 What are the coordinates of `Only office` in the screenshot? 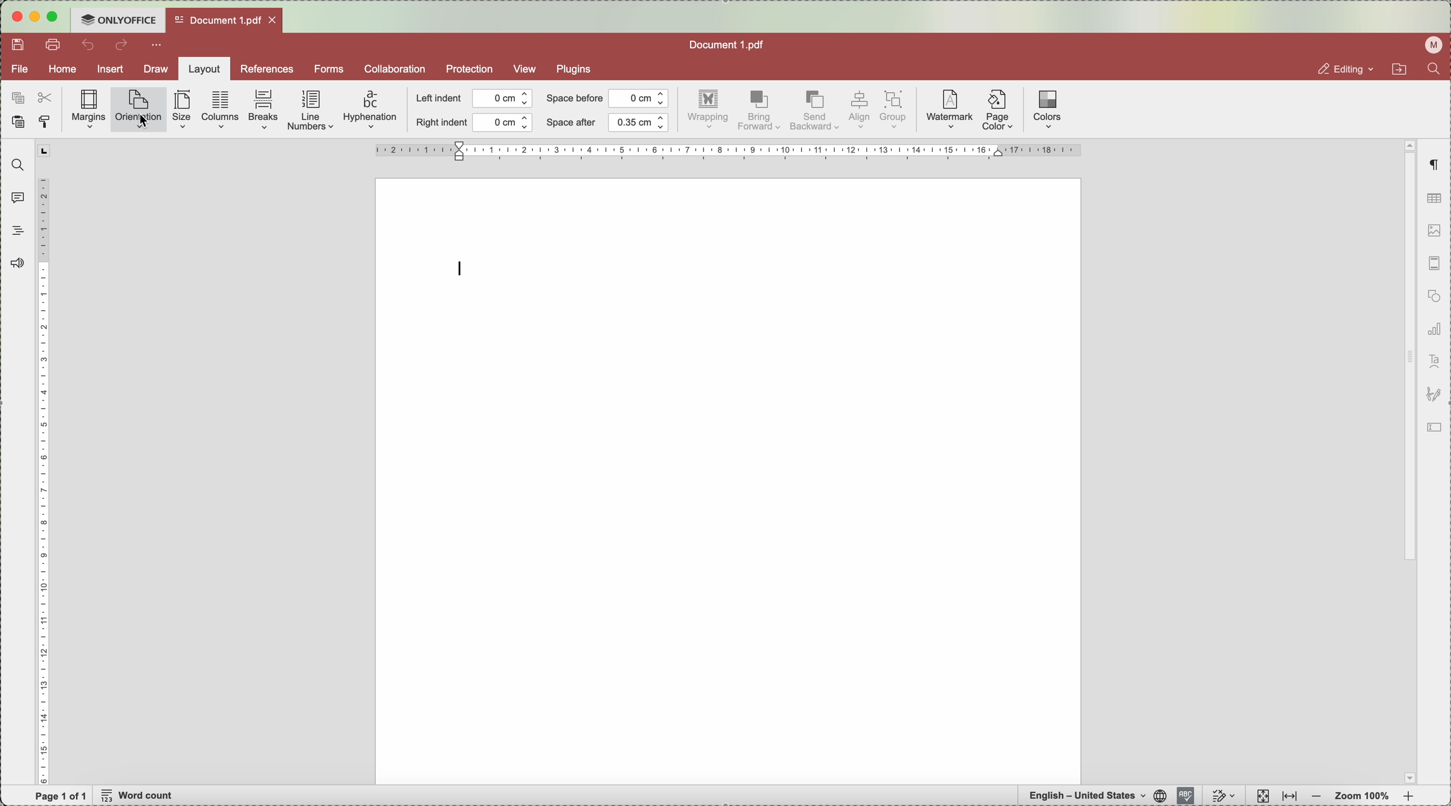 It's located at (118, 19).